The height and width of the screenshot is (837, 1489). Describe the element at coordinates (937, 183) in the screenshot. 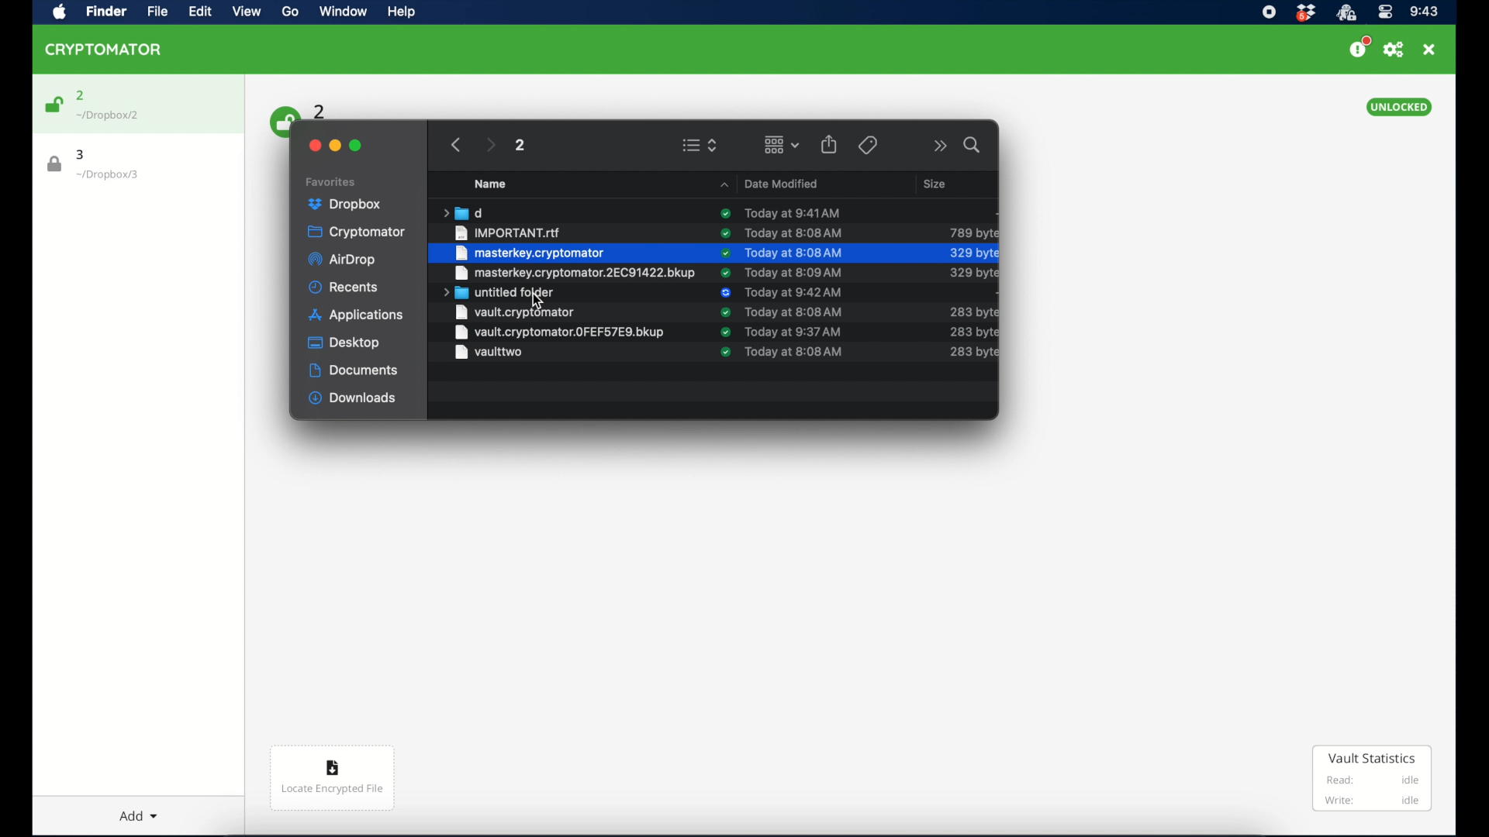

I see `size` at that location.